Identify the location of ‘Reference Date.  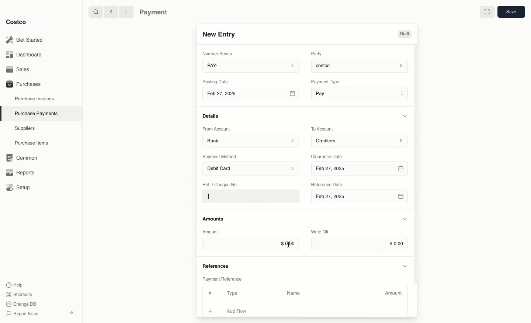
(327, 184).